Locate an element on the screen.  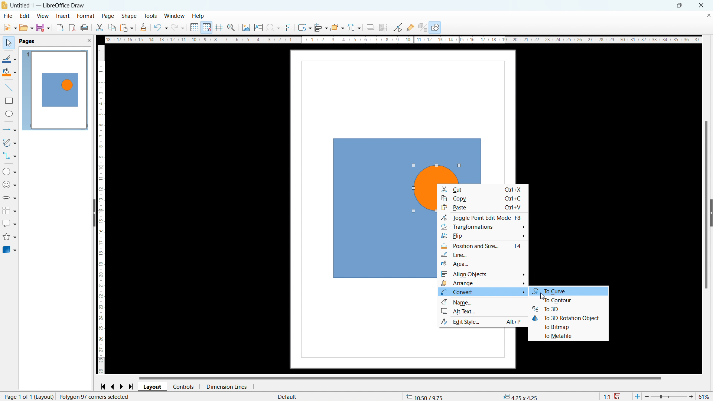
Polygon 97 corner selected is located at coordinates (96, 396).